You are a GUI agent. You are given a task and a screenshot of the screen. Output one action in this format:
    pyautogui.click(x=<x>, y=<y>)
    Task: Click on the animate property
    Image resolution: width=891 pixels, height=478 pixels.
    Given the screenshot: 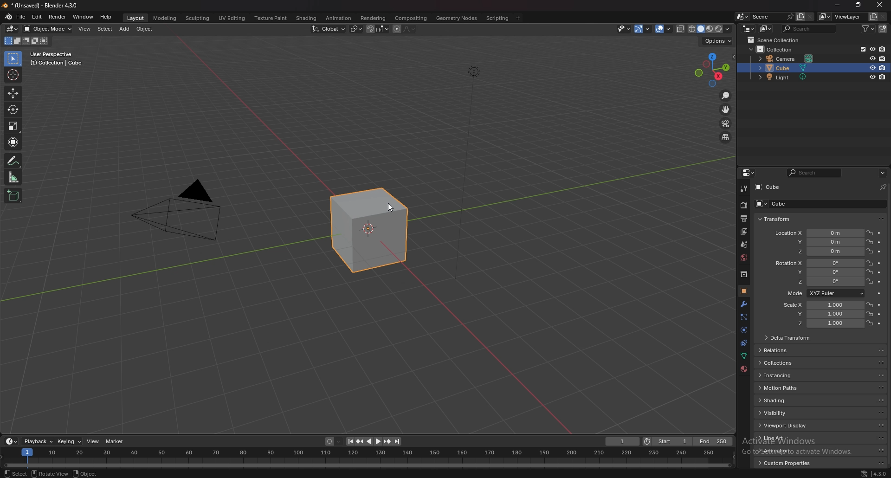 What is the action you would take?
    pyautogui.click(x=879, y=323)
    